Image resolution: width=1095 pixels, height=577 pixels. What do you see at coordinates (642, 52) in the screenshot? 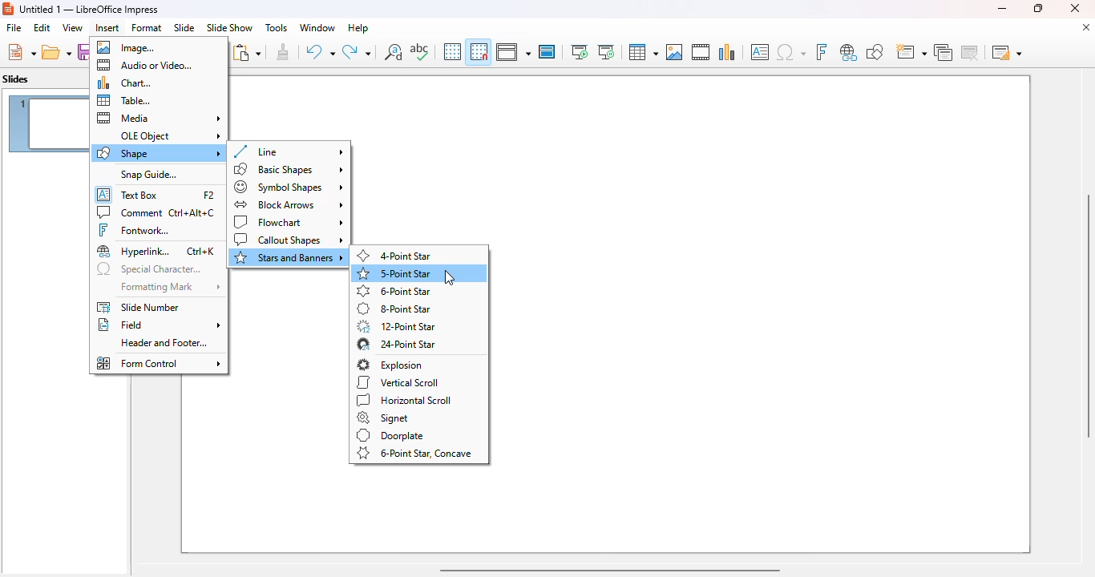
I see `table` at bounding box center [642, 52].